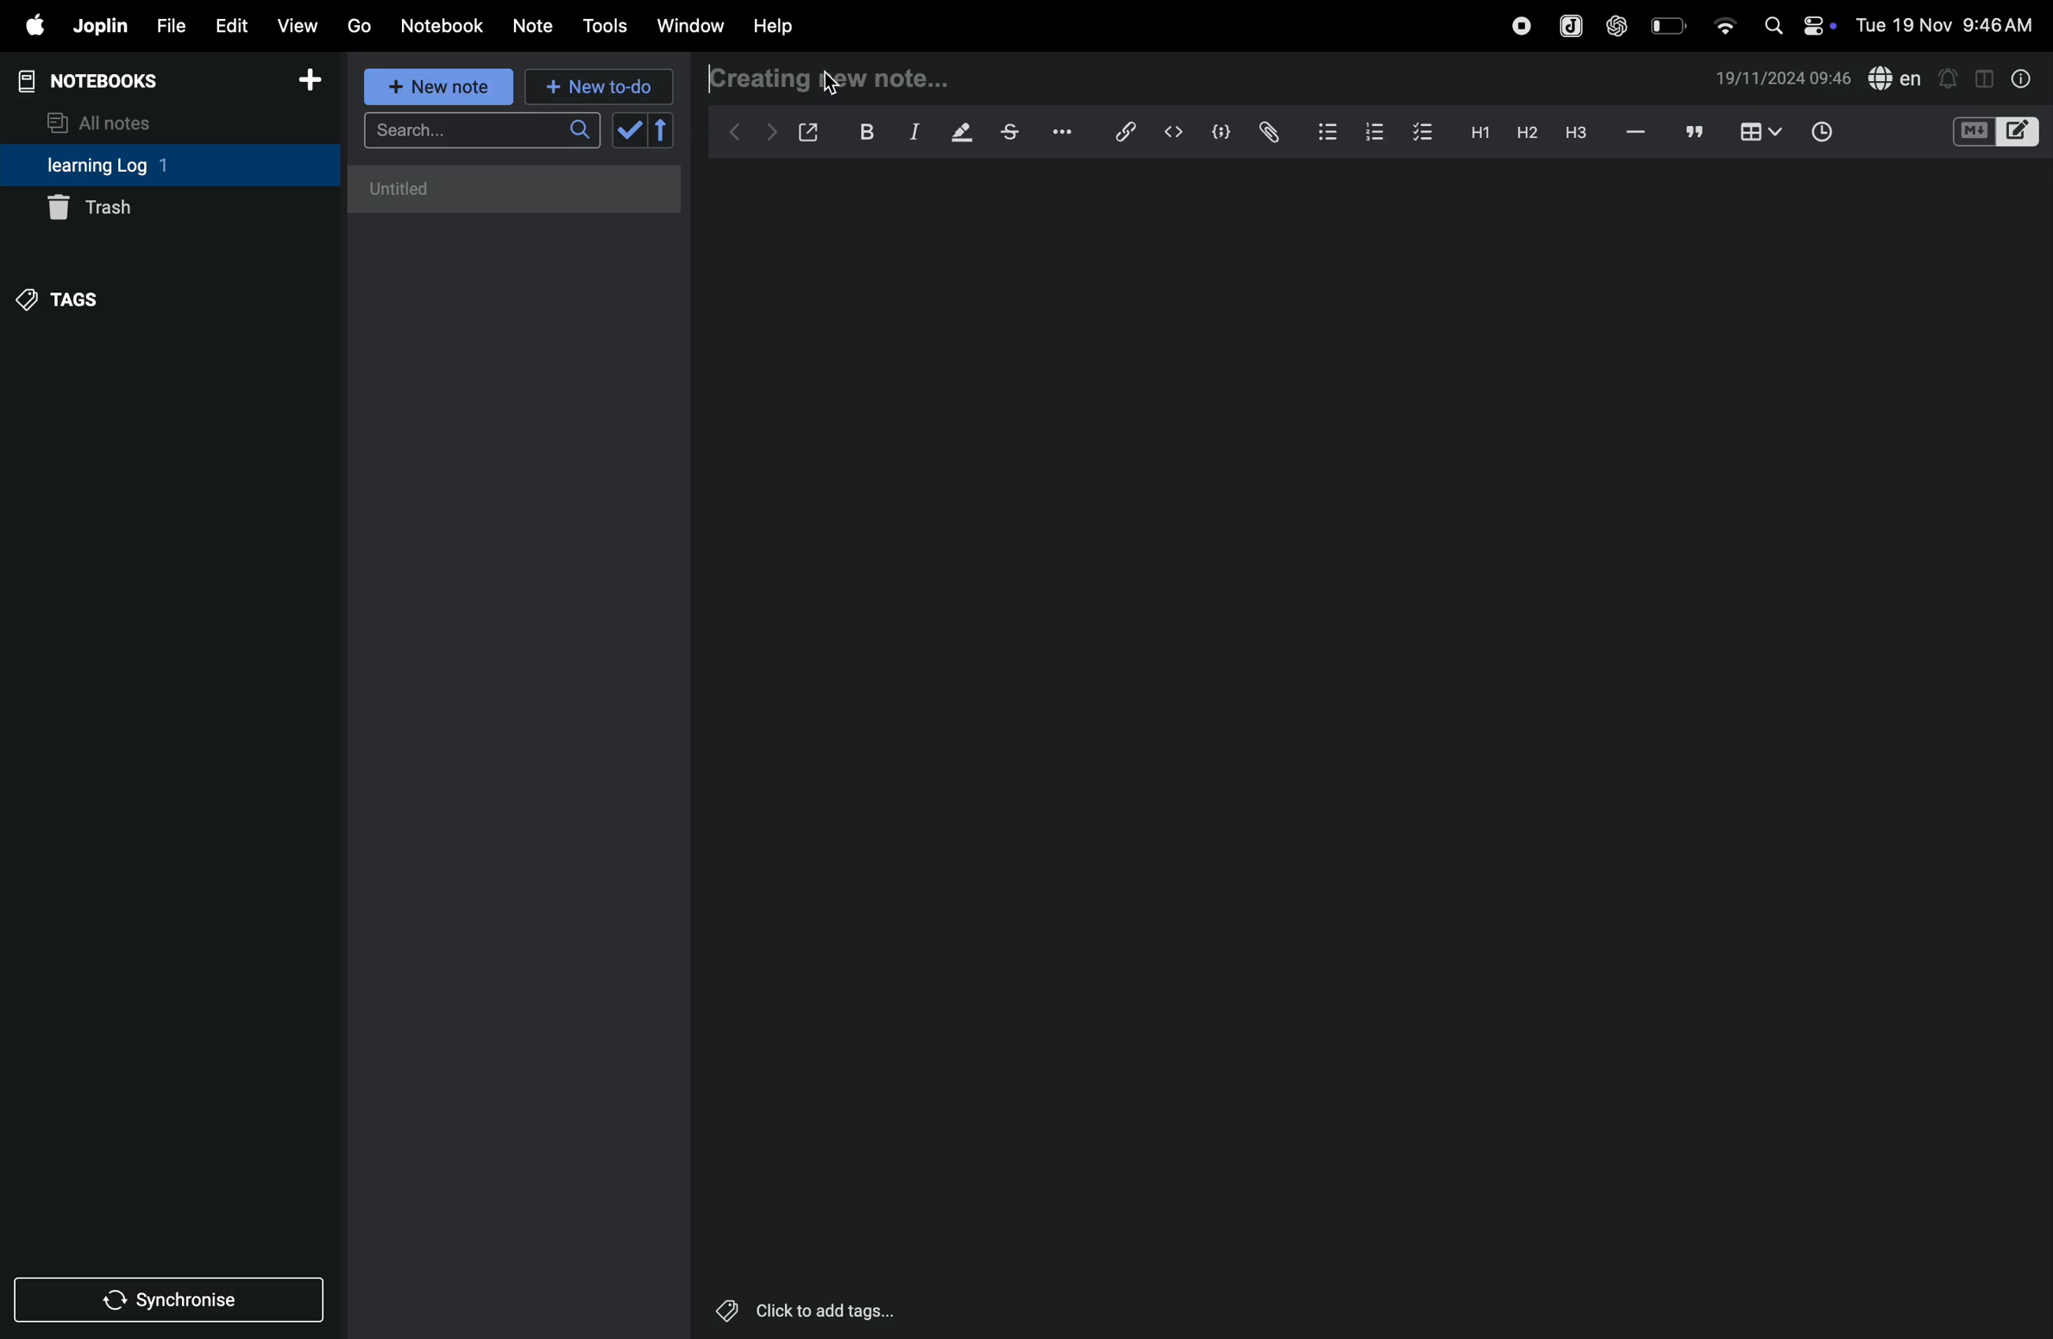  What do you see at coordinates (1949, 77) in the screenshot?
I see `alert` at bounding box center [1949, 77].